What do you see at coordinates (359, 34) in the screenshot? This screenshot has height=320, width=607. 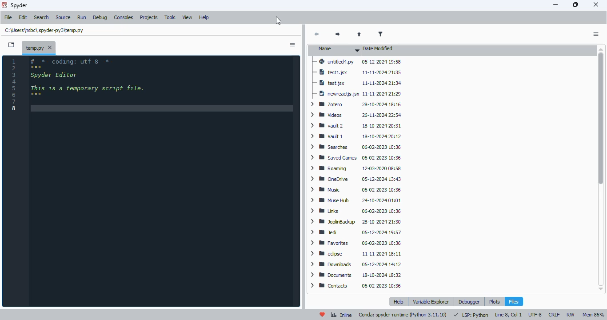 I see `parent` at bounding box center [359, 34].